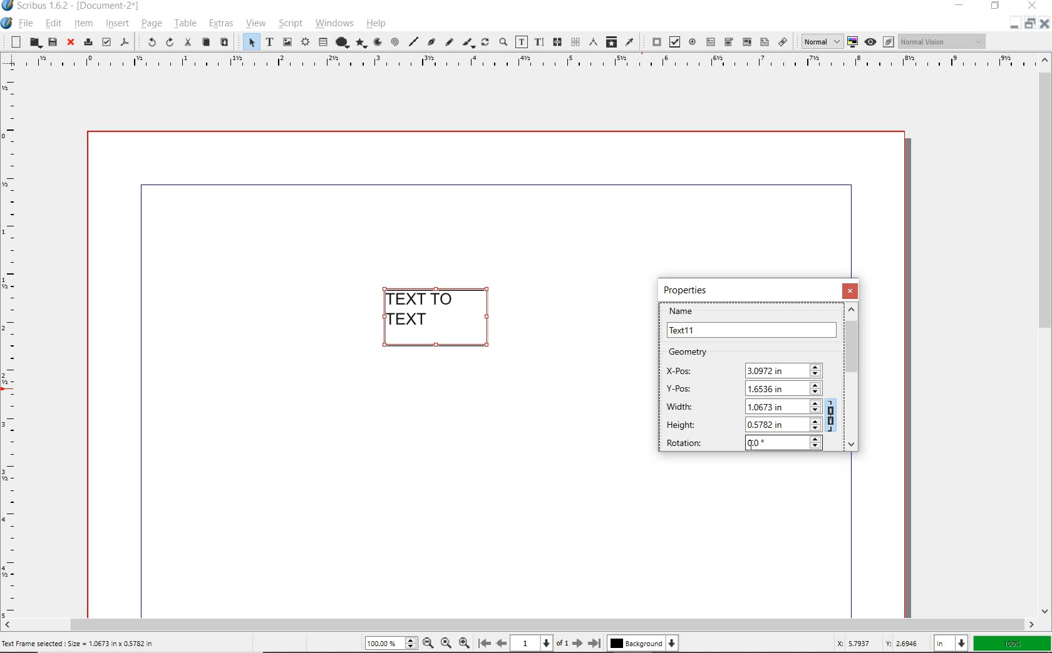  Describe the element at coordinates (522, 41) in the screenshot. I see `edit contents of frame` at that location.